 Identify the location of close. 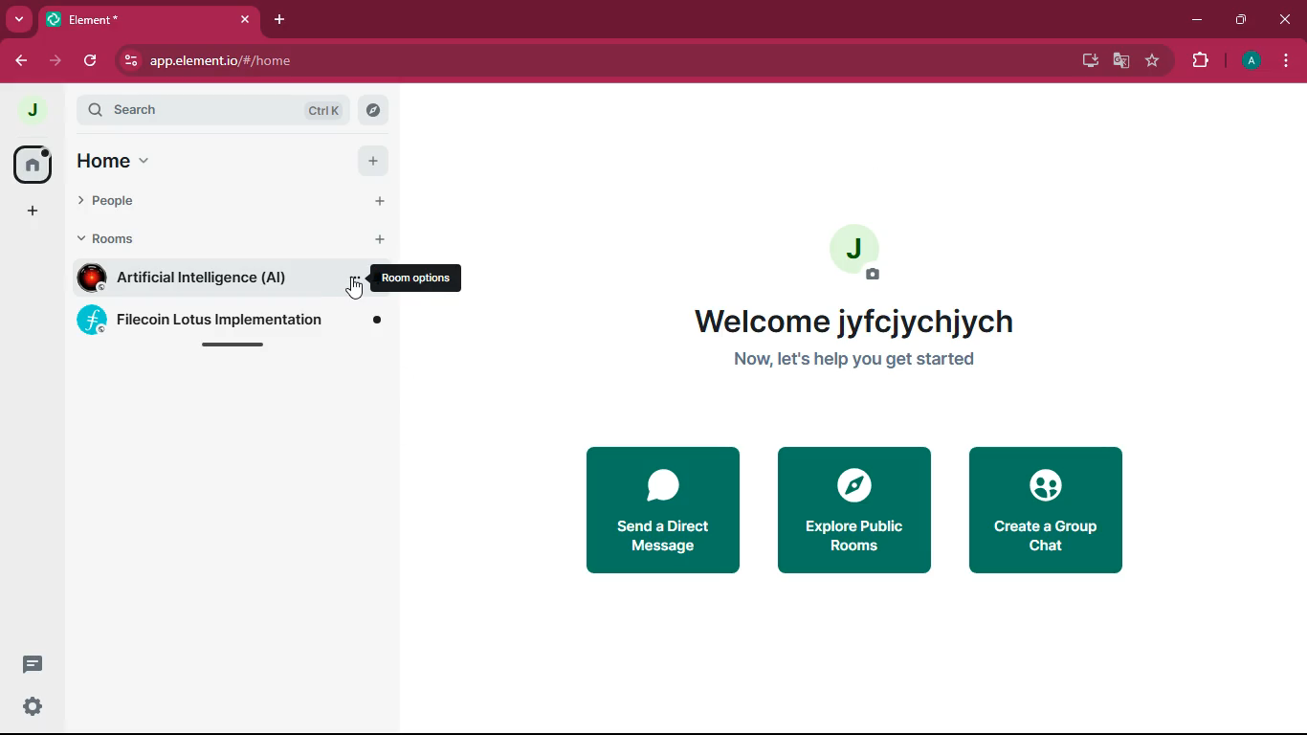
(1285, 20).